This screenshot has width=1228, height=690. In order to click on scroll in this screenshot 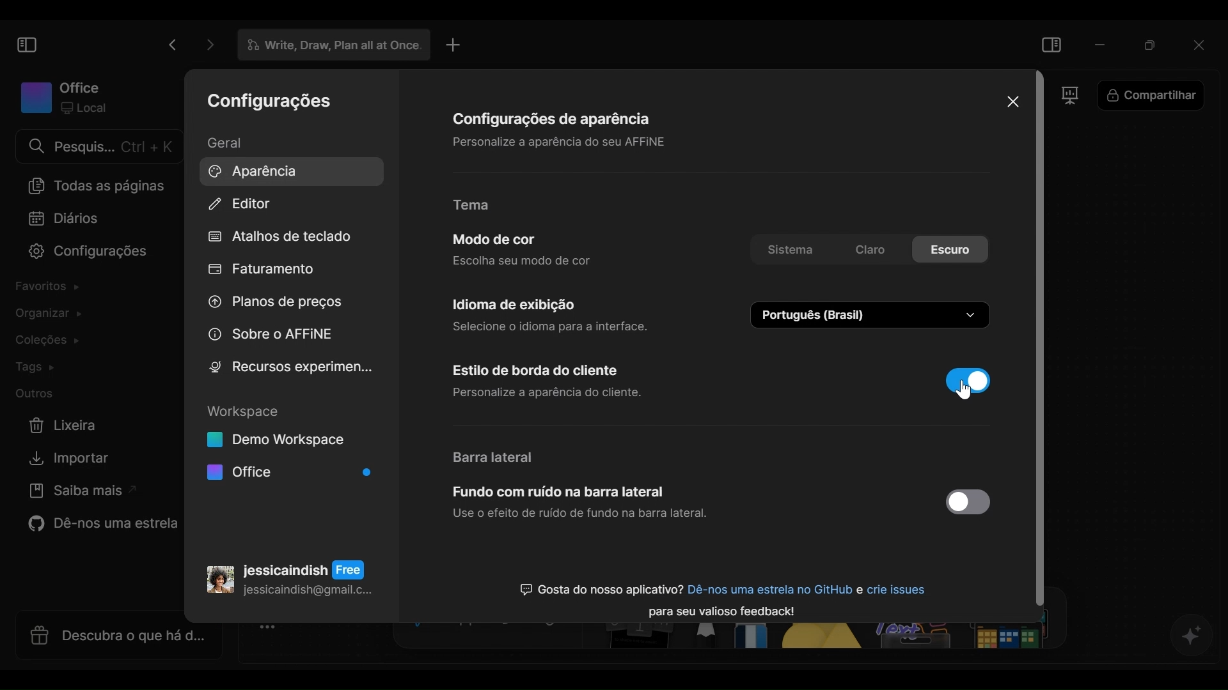, I will do `click(1044, 341)`.